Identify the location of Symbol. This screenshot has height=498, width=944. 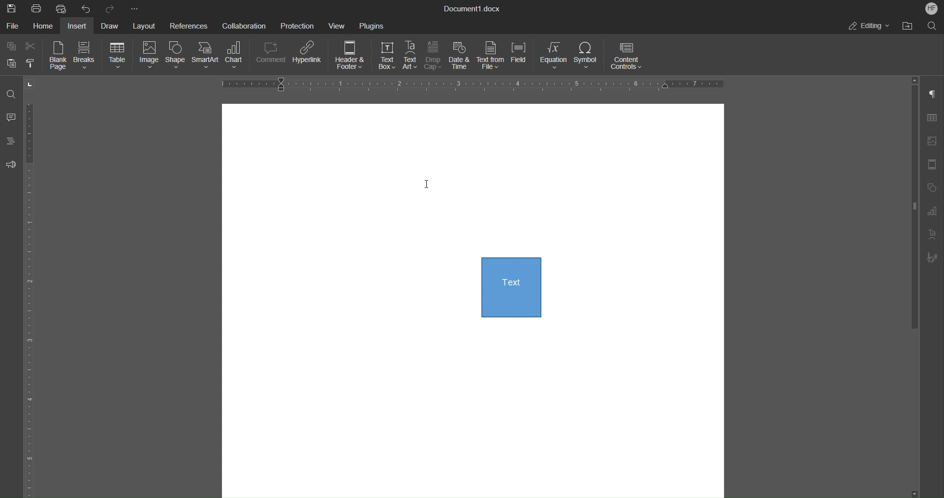
(588, 57).